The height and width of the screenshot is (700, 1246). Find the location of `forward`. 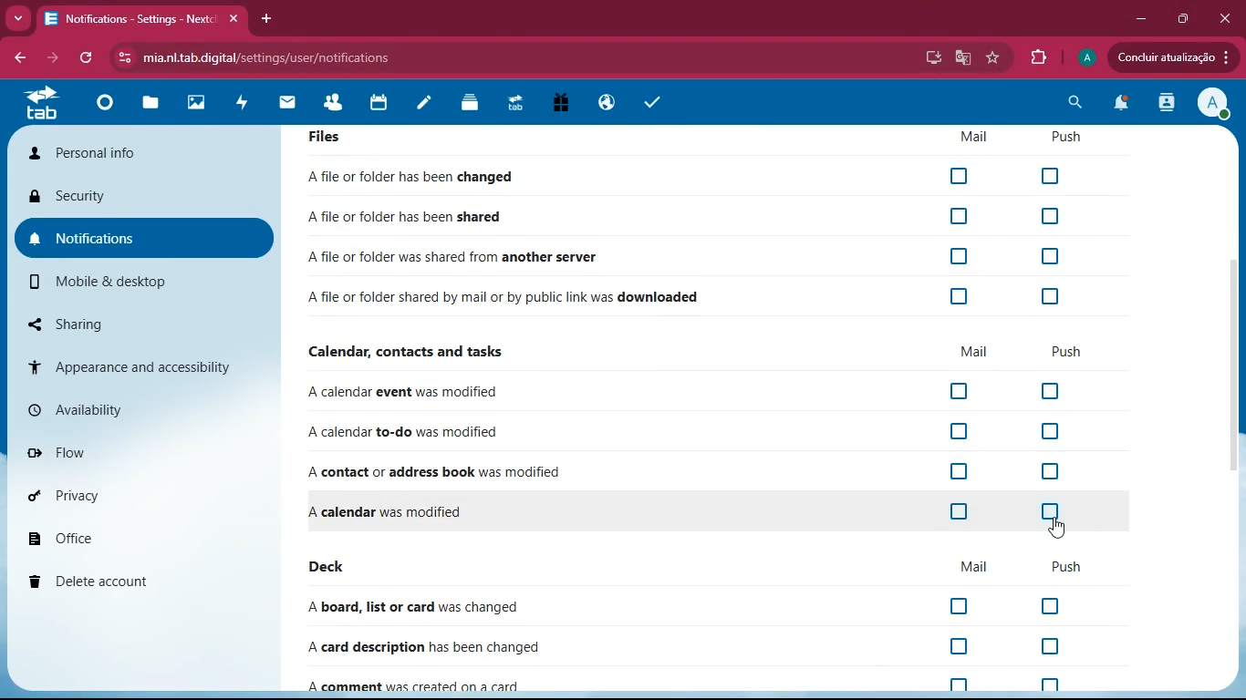

forward is located at coordinates (50, 57).